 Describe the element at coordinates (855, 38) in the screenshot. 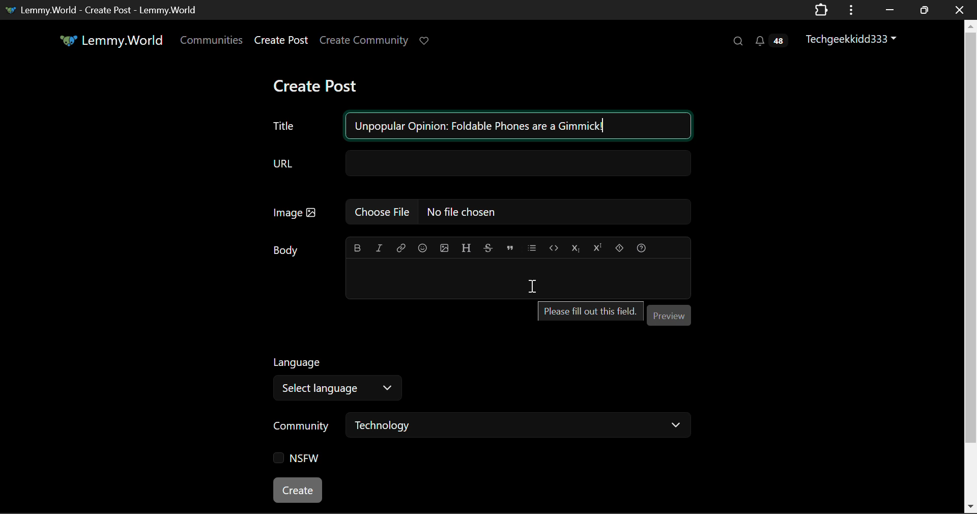

I see `Techgeekkidd333` at that location.